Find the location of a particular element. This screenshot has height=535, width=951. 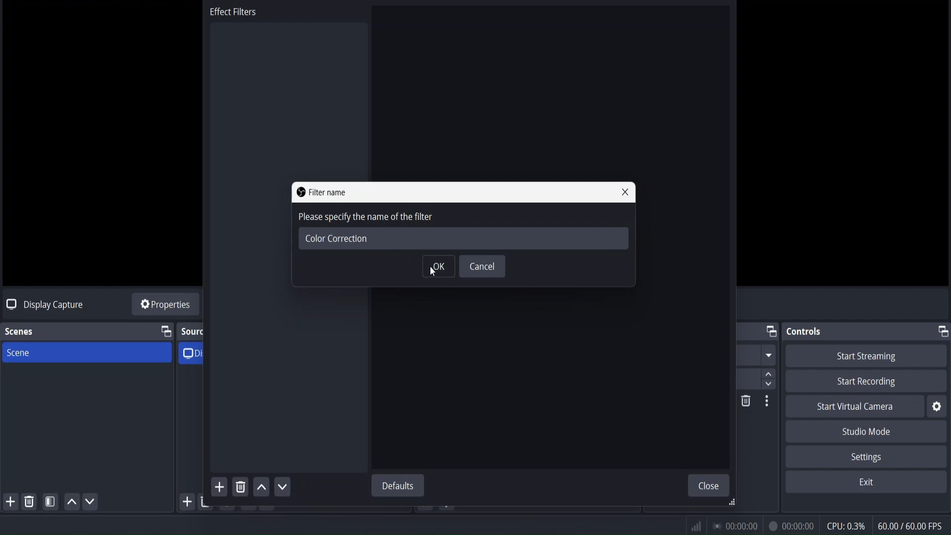

cancel is located at coordinates (482, 267).